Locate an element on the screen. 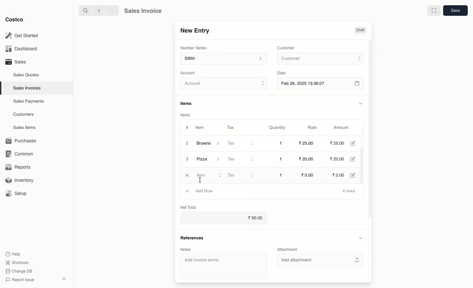  Sales is located at coordinates (15, 62).